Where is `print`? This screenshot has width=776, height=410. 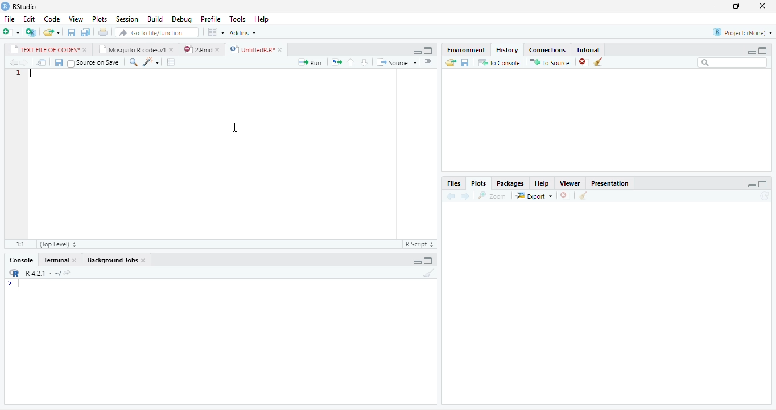
print is located at coordinates (102, 32).